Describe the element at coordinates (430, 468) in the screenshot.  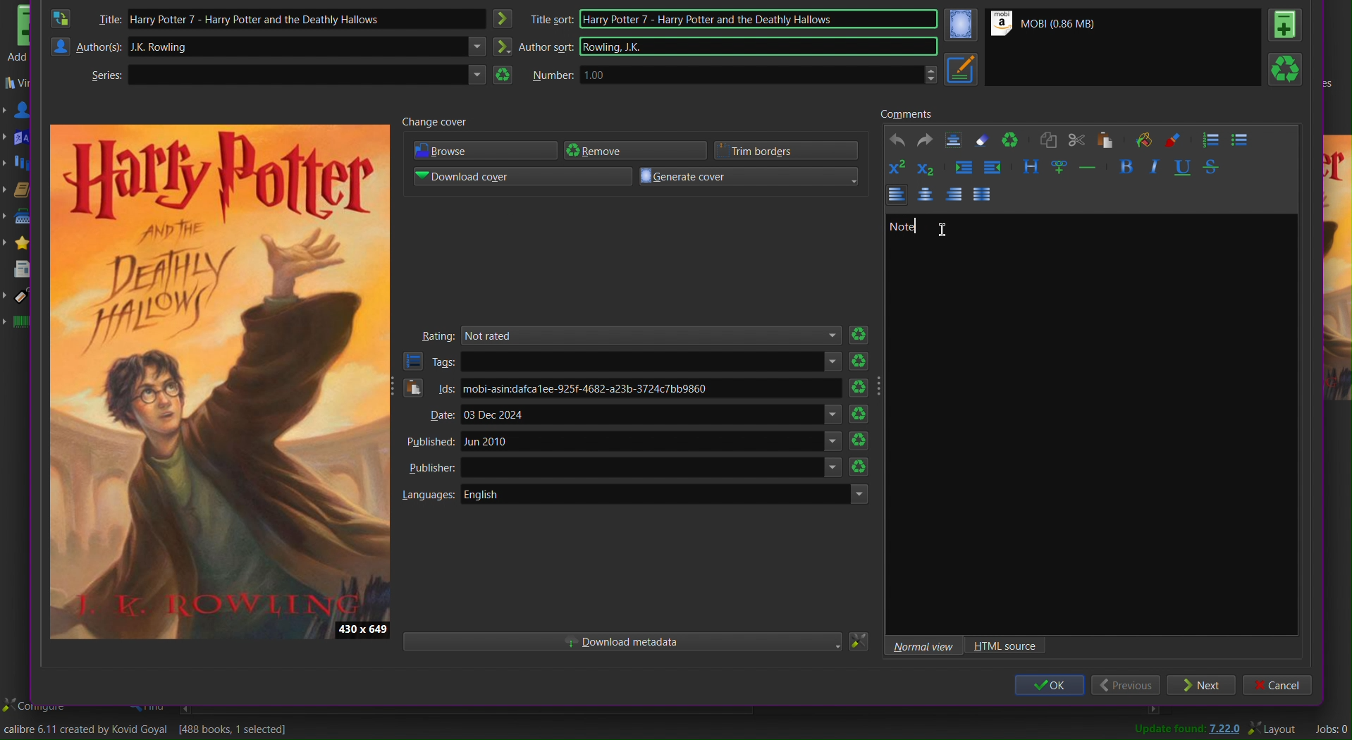
I see `Publisher` at that location.